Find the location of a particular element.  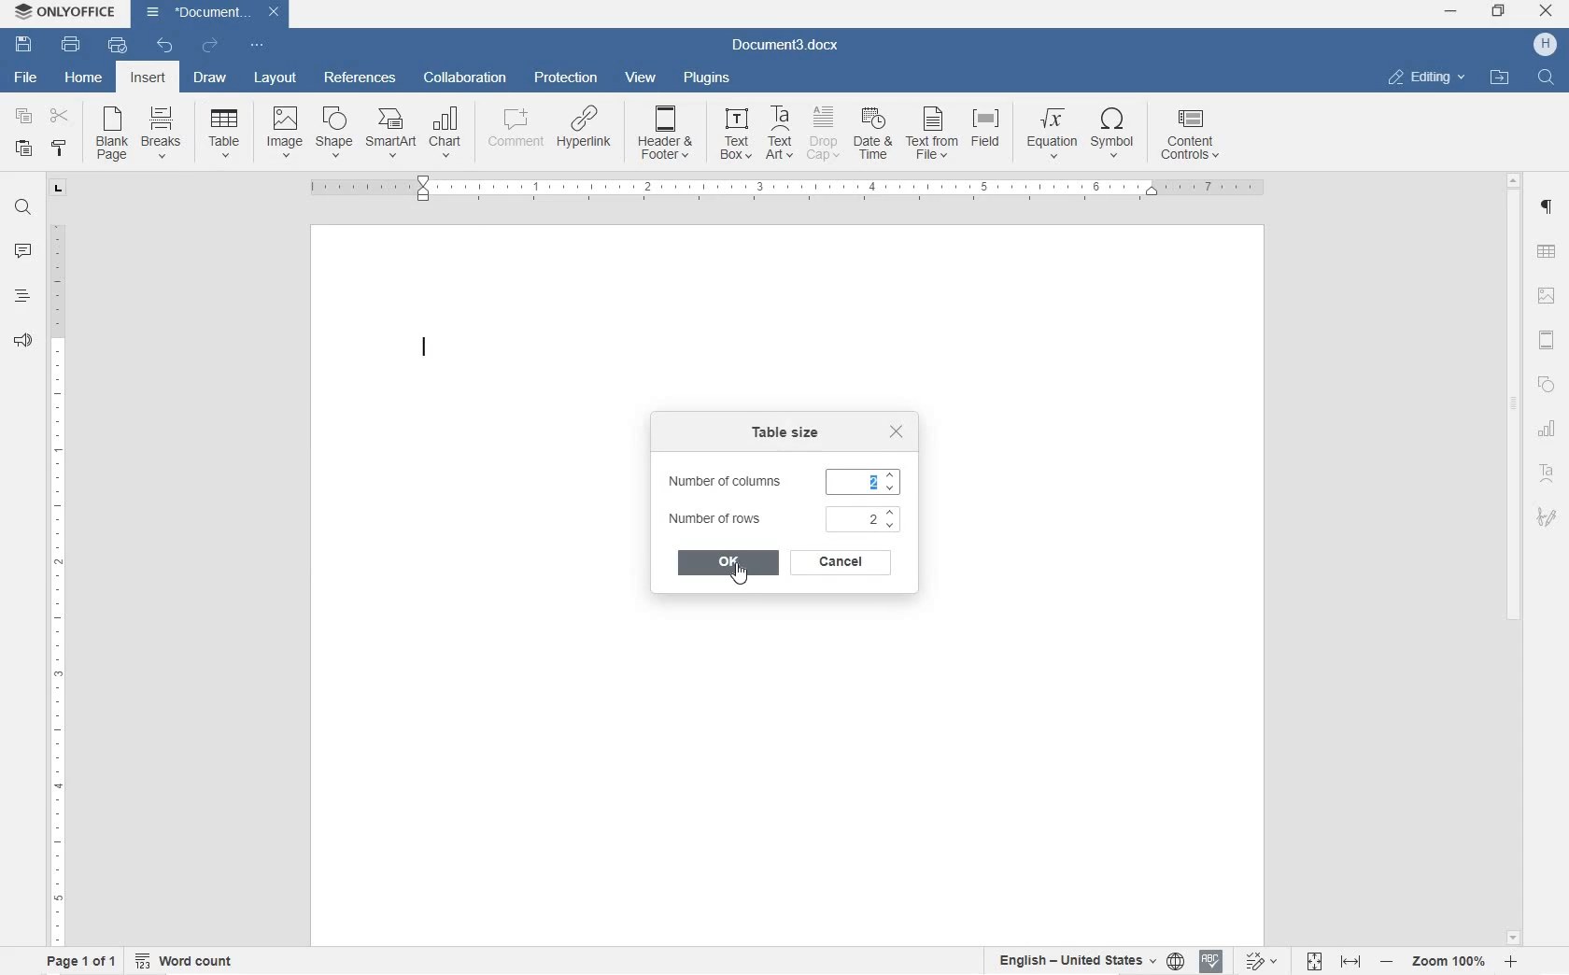

CUSTOMIZE QUICK ACCESS TOOLBAR is located at coordinates (255, 45).